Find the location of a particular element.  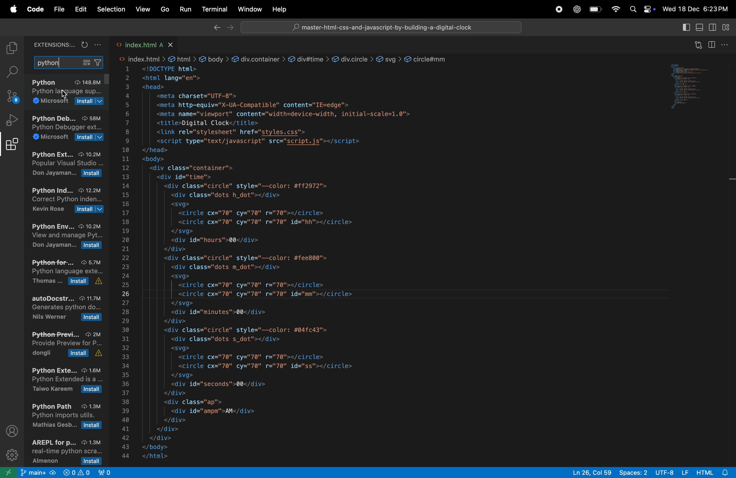

spaces 2 is located at coordinates (632, 472).